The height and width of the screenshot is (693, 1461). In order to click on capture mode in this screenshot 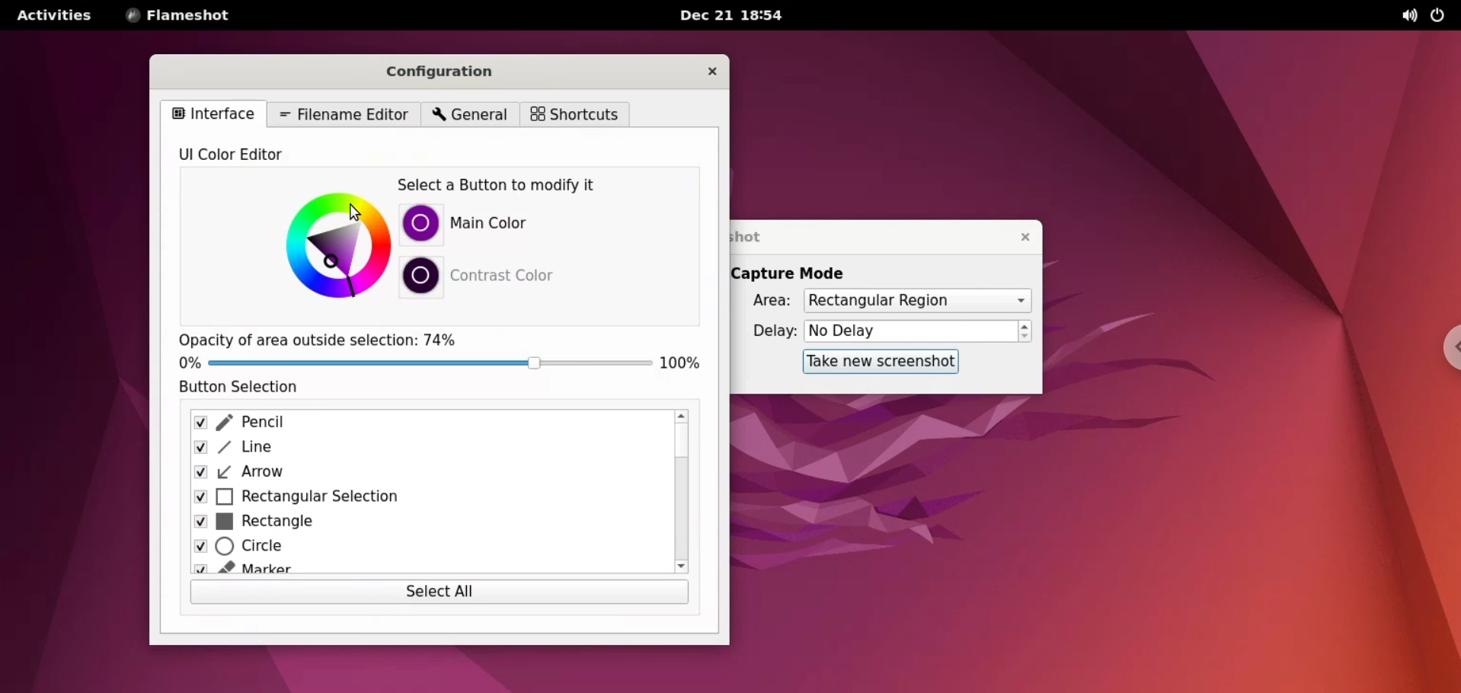, I will do `click(801, 272)`.